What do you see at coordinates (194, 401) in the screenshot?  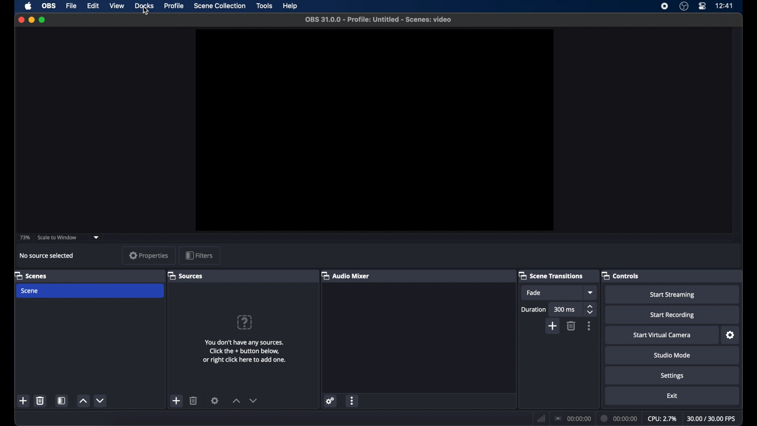 I see `delete` at bounding box center [194, 401].